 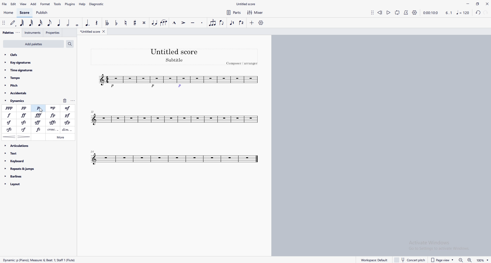 What do you see at coordinates (49, 260) in the screenshot?
I see `Rect Duration: Measure: Voice: 1 Mesure 6` at bounding box center [49, 260].